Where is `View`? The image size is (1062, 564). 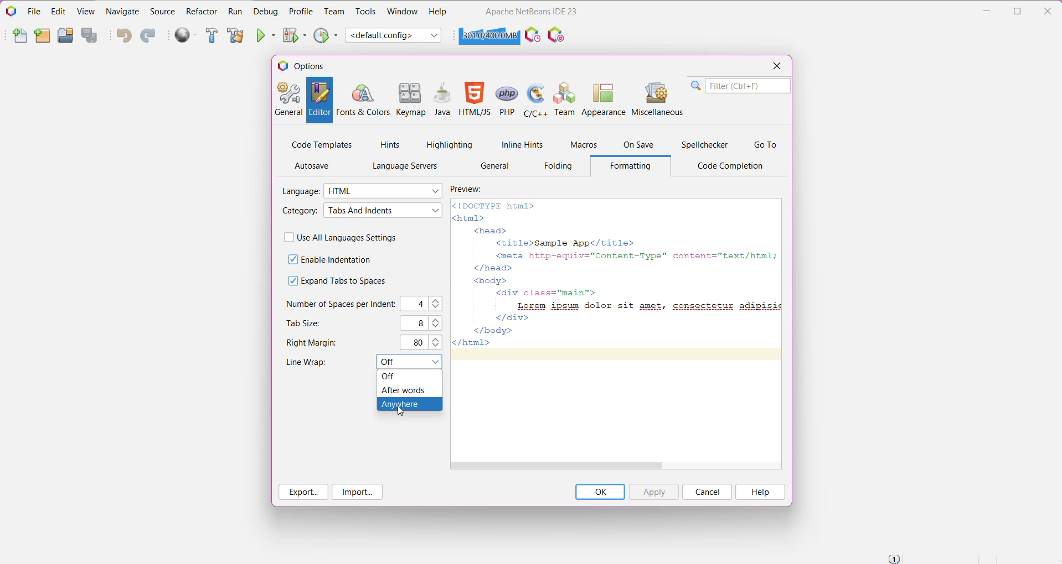
View is located at coordinates (87, 11).